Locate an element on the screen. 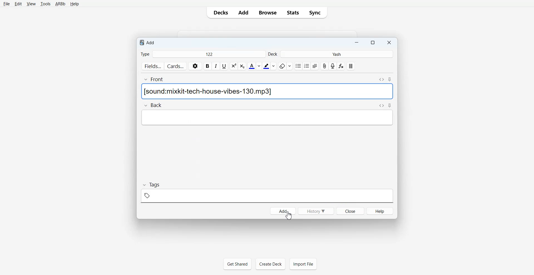 The height and width of the screenshot is (275, 534). deck is located at coordinates (274, 53).